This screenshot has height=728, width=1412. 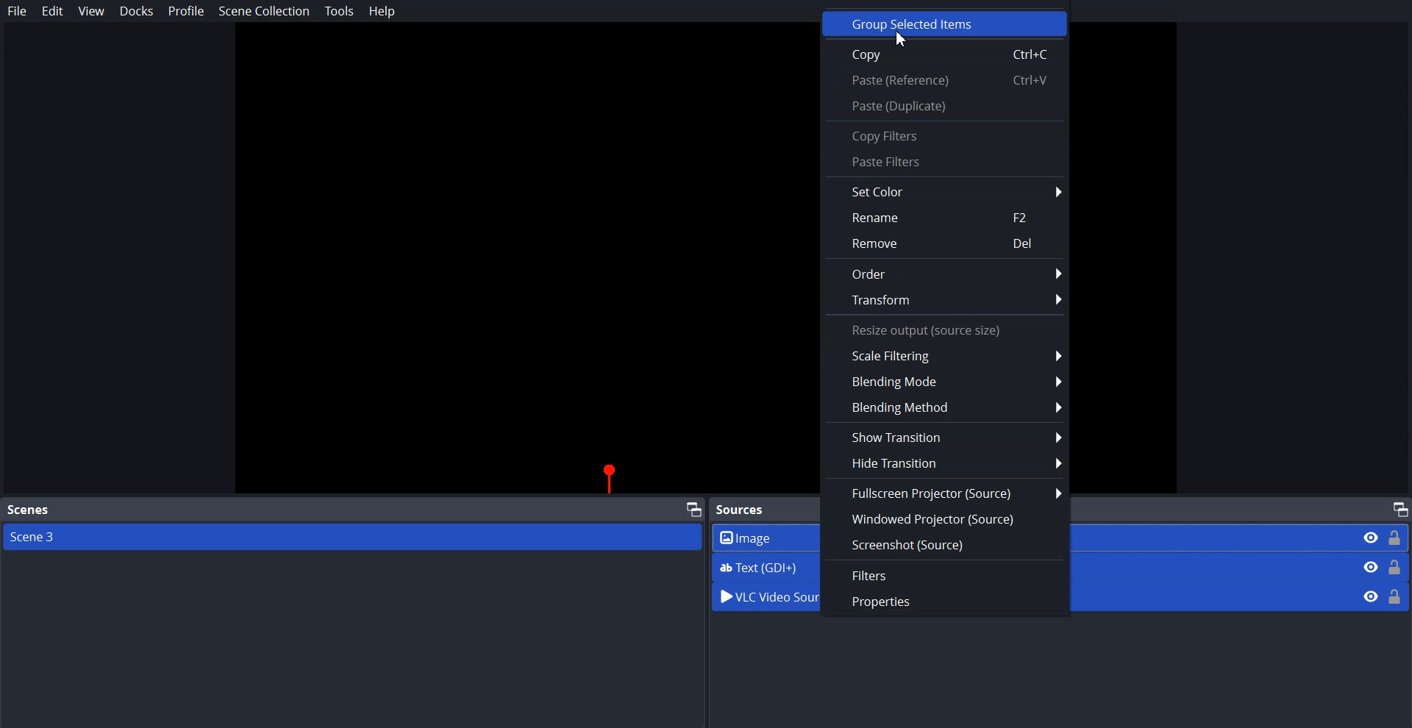 I want to click on Paste, so click(x=944, y=107).